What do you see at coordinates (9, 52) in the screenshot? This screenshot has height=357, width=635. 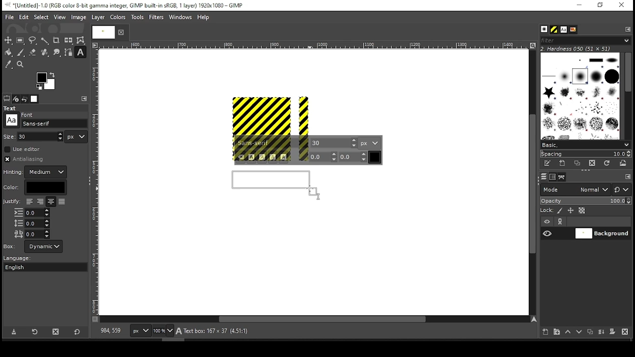 I see `paint bucket tool` at bounding box center [9, 52].